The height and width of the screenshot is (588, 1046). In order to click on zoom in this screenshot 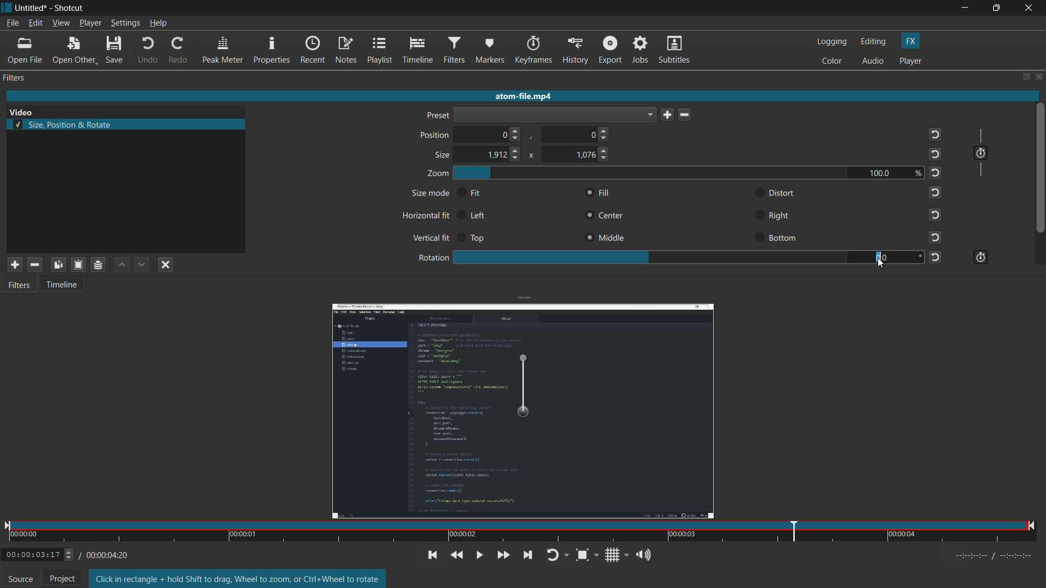, I will do `click(437, 174)`.